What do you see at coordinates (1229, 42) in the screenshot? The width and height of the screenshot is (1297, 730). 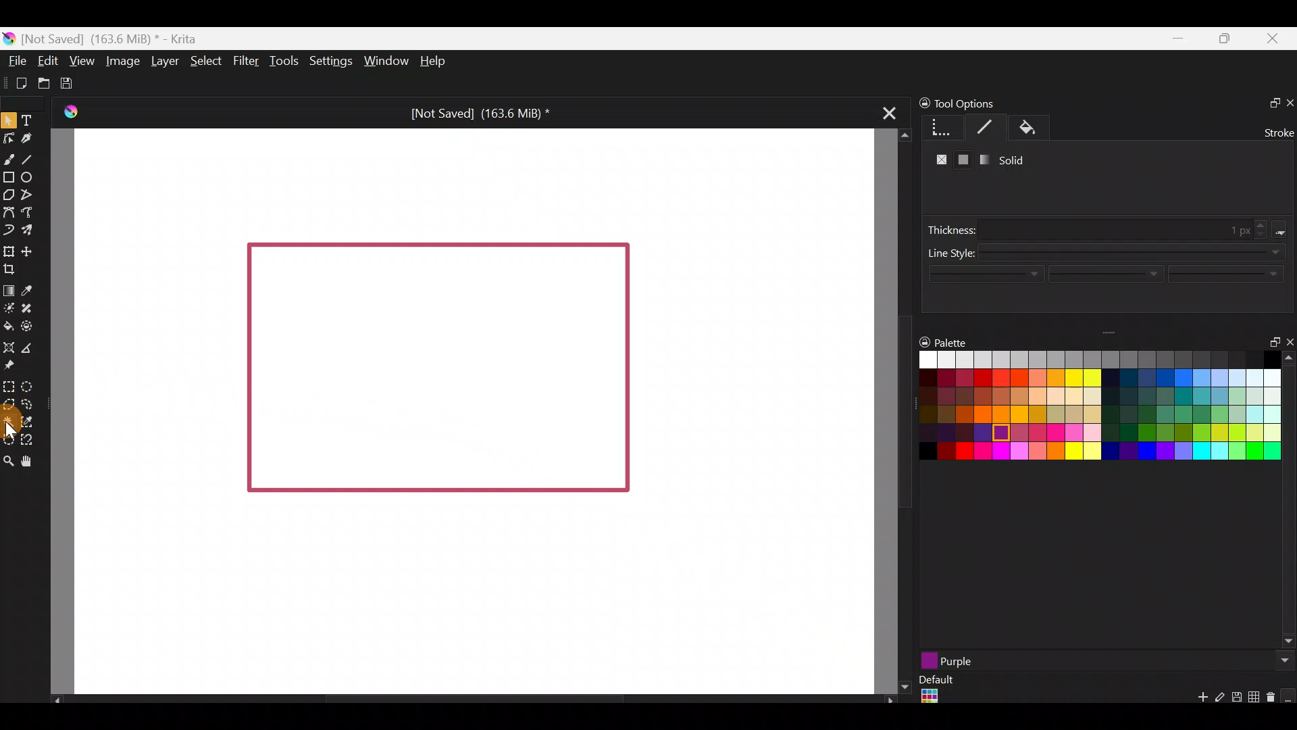 I see `Maximize` at bounding box center [1229, 42].